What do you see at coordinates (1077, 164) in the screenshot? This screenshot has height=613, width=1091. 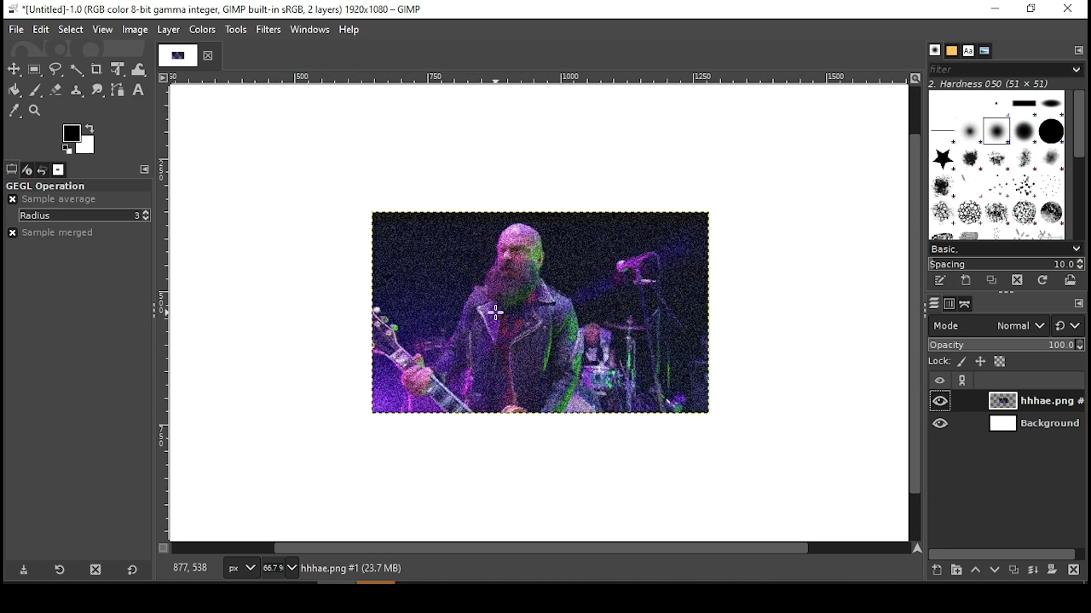 I see `scroll bar` at bounding box center [1077, 164].